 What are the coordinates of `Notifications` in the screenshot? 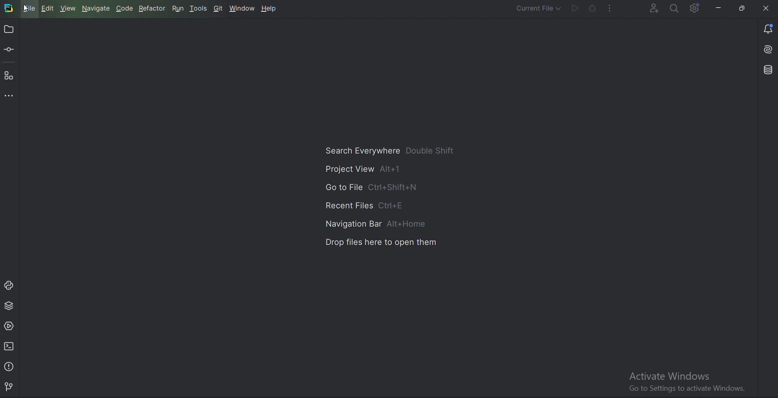 It's located at (766, 28).